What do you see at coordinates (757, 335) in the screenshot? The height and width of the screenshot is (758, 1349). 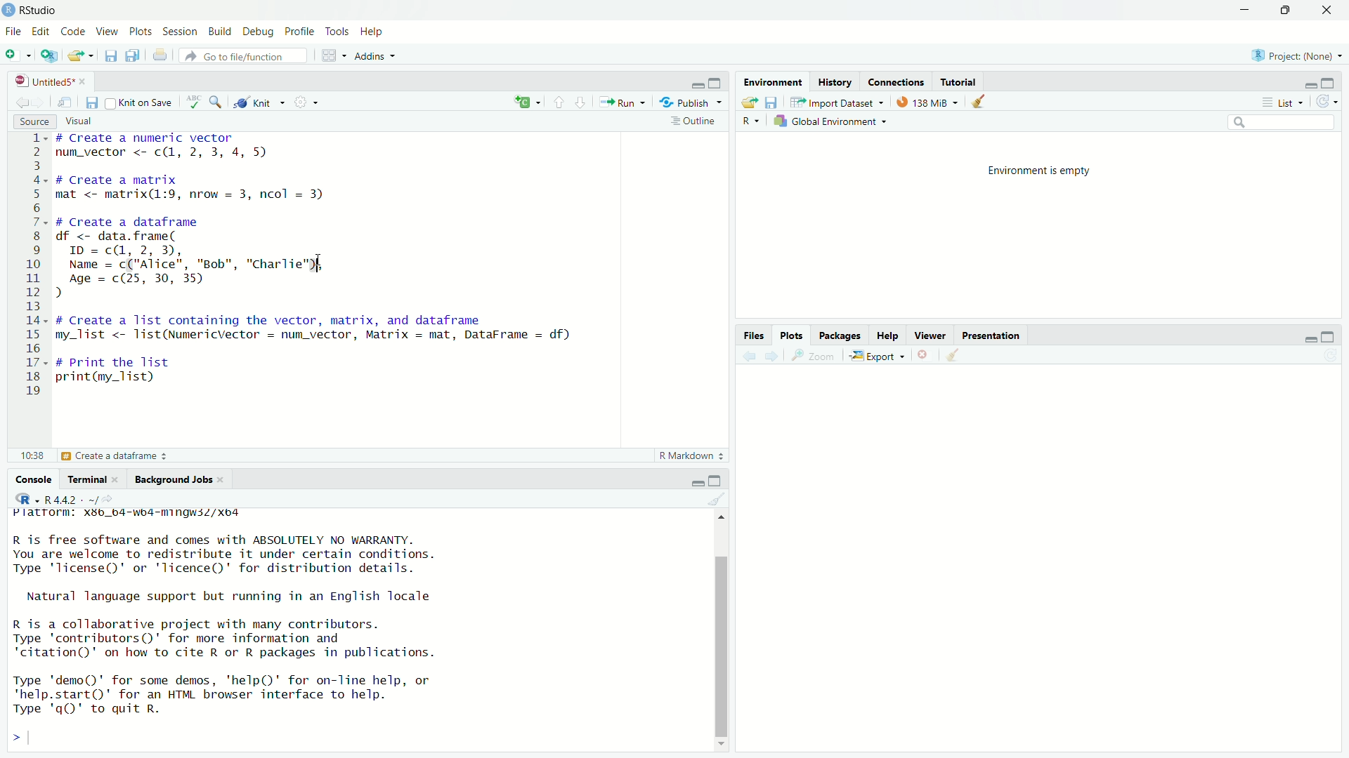 I see `Files` at bounding box center [757, 335].